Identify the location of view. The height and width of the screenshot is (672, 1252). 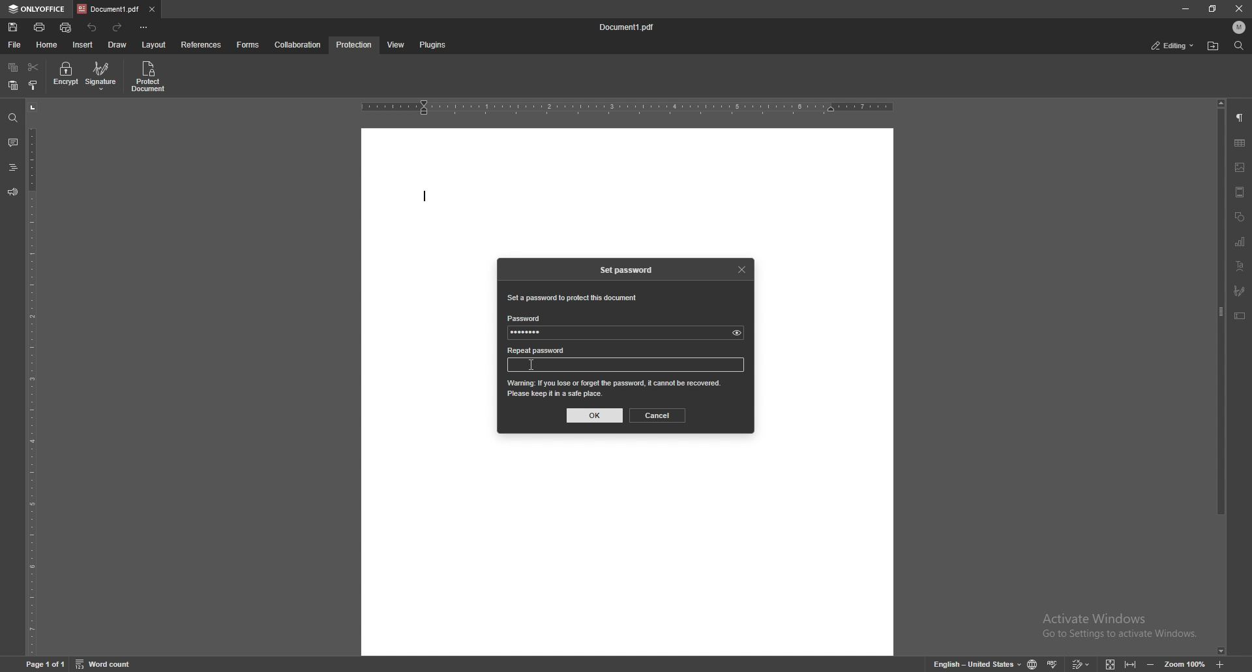
(396, 45).